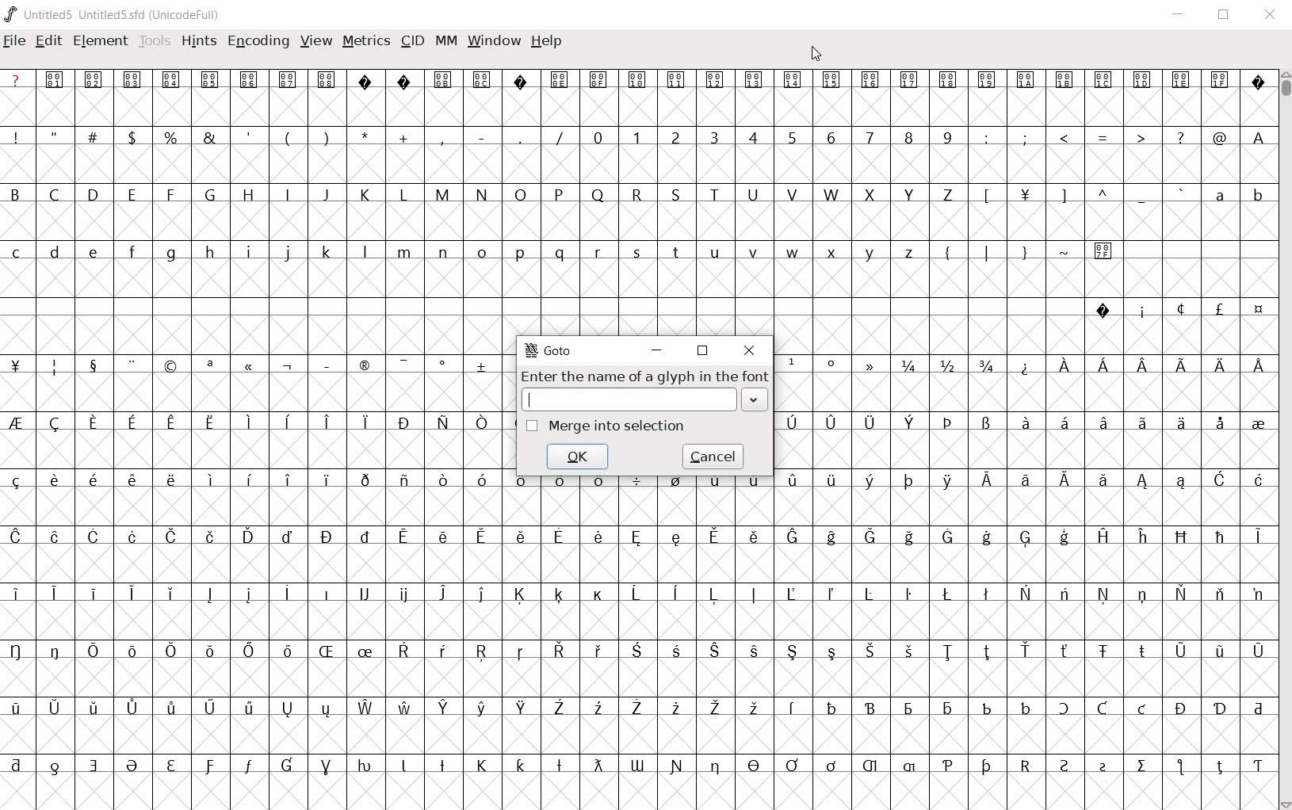  I want to click on Symbol, so click(1066, 365).